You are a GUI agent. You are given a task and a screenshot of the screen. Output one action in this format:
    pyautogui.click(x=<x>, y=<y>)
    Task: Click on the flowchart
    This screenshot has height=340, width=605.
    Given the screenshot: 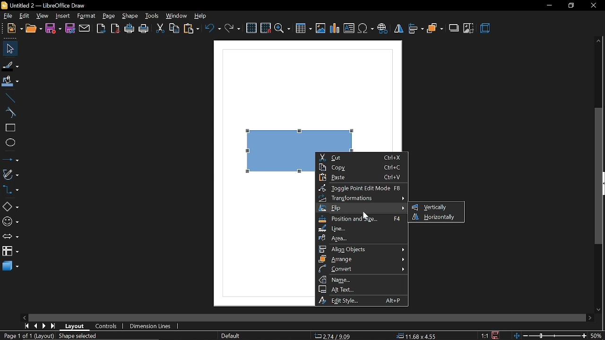 What is the action you would take?
    pyautogui.click(x=10, y=251)
    